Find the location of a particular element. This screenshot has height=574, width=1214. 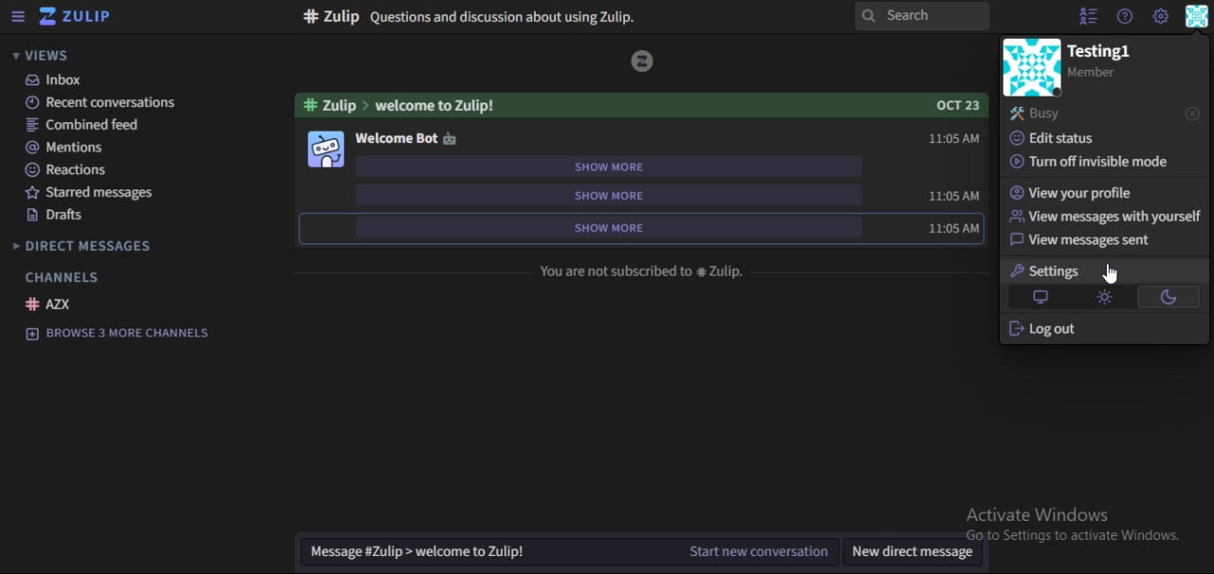

view your profile is located at coordinates (1077, 192).